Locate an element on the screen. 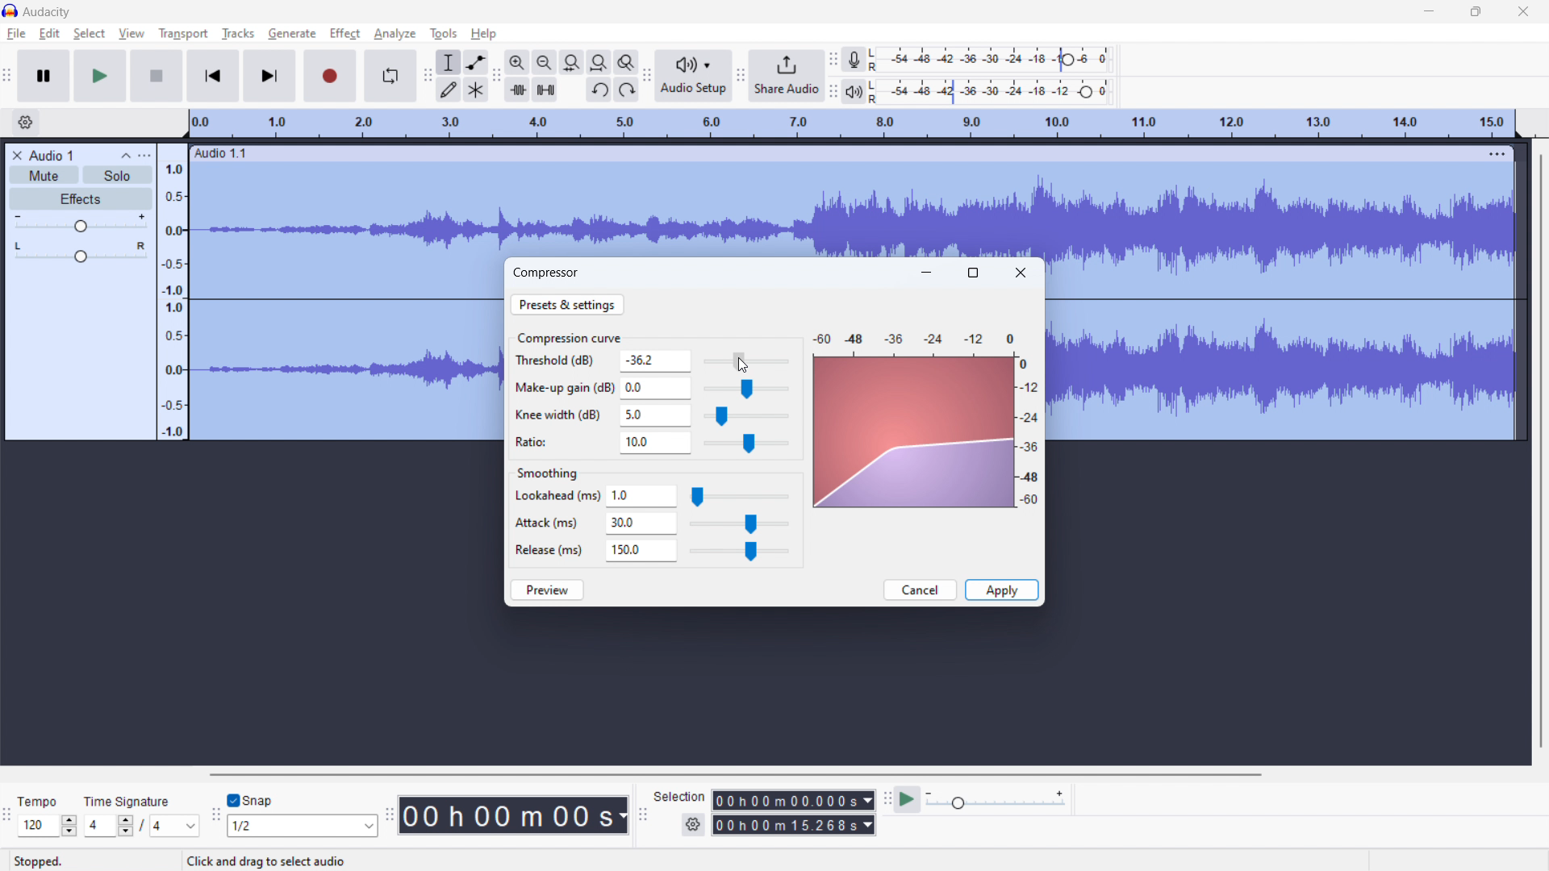 This screenshot has width=1549, height=871. play at speed toolbar is located at coordinates (886, 799).